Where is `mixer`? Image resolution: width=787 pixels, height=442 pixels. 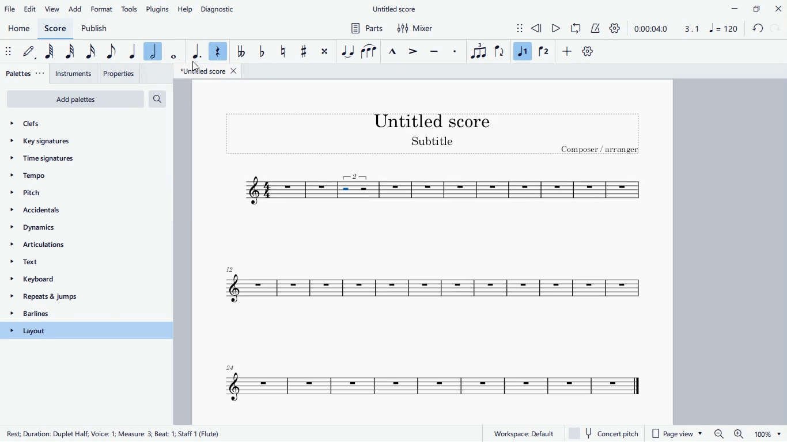
mixer is located at coordinates (417, 29).